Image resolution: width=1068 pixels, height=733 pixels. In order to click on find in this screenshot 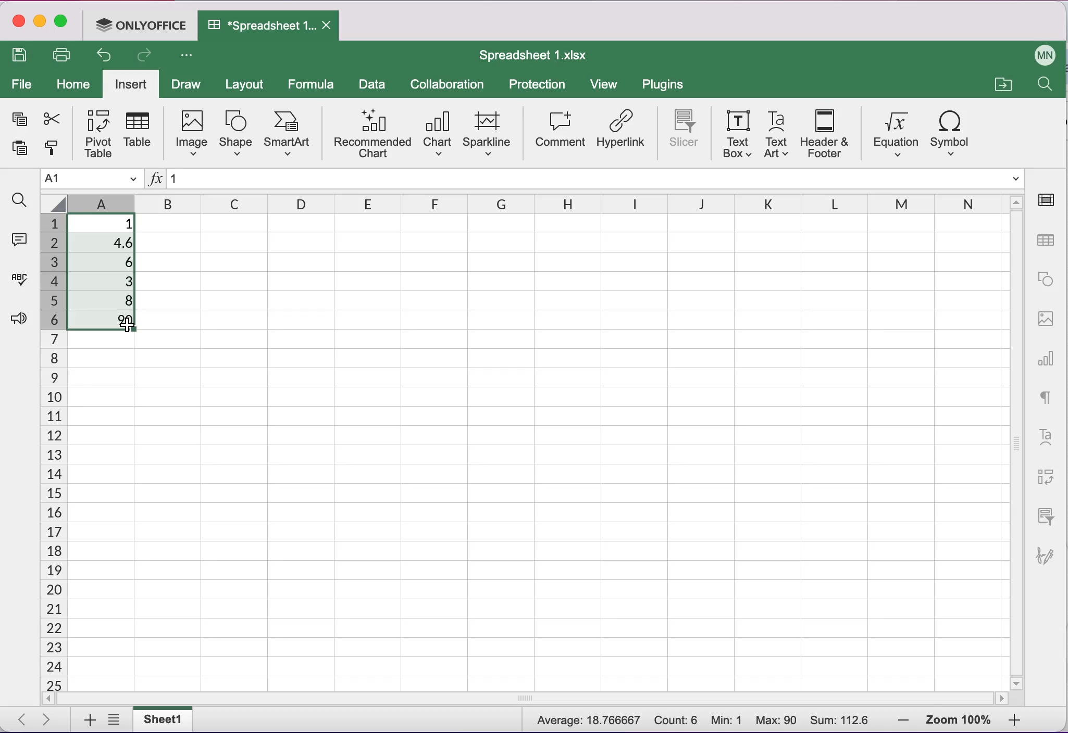, I will do `click(19, 201)`.